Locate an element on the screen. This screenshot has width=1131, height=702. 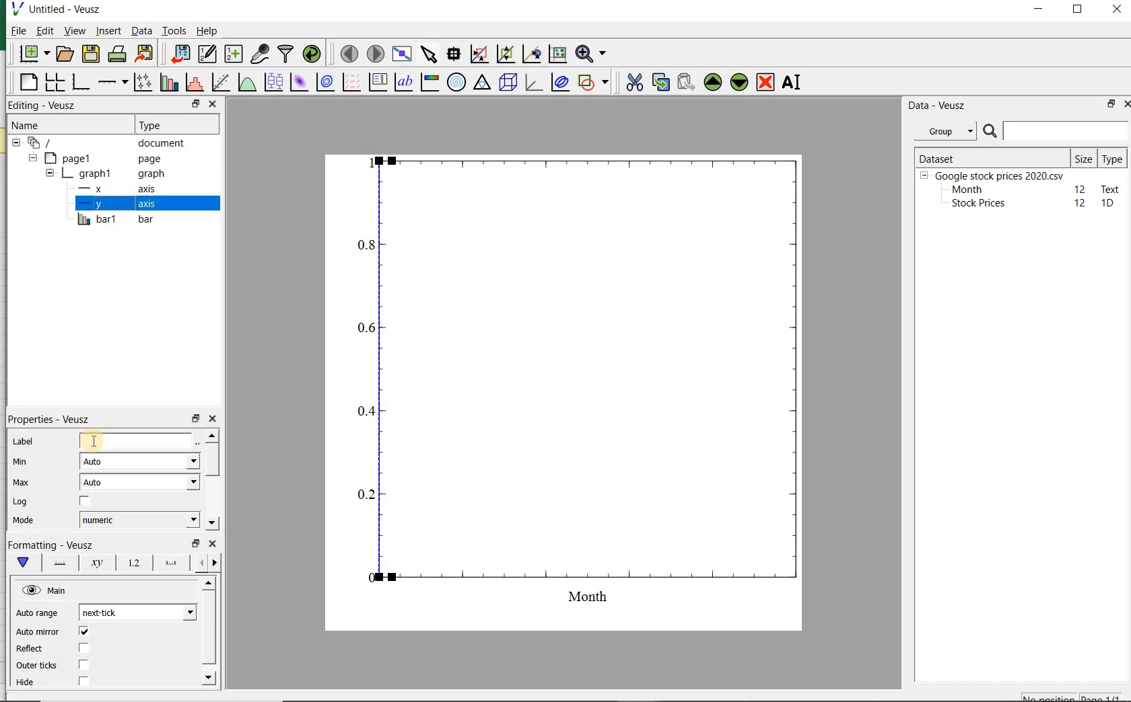
click to zoom out of graph axes is located at coordinates (504, 52).